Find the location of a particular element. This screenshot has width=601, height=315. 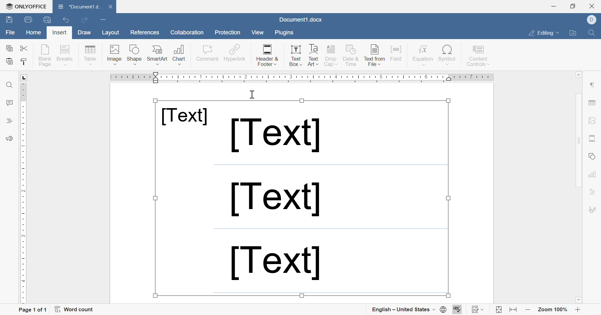

Header & Footer is located at coordinates (267, 56).